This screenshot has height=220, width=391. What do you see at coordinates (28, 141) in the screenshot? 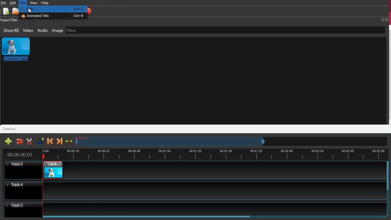
I see `cut` at bounding box center [28, 141].